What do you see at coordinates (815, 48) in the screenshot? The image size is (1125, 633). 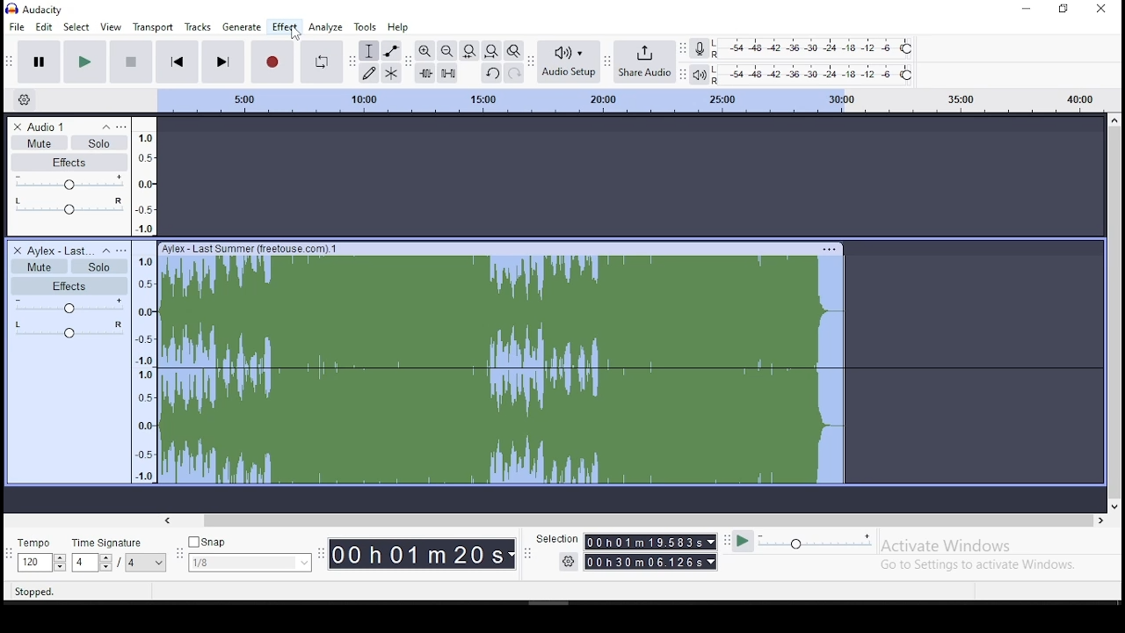 I see `recording level` at bounding box center [815, 48].